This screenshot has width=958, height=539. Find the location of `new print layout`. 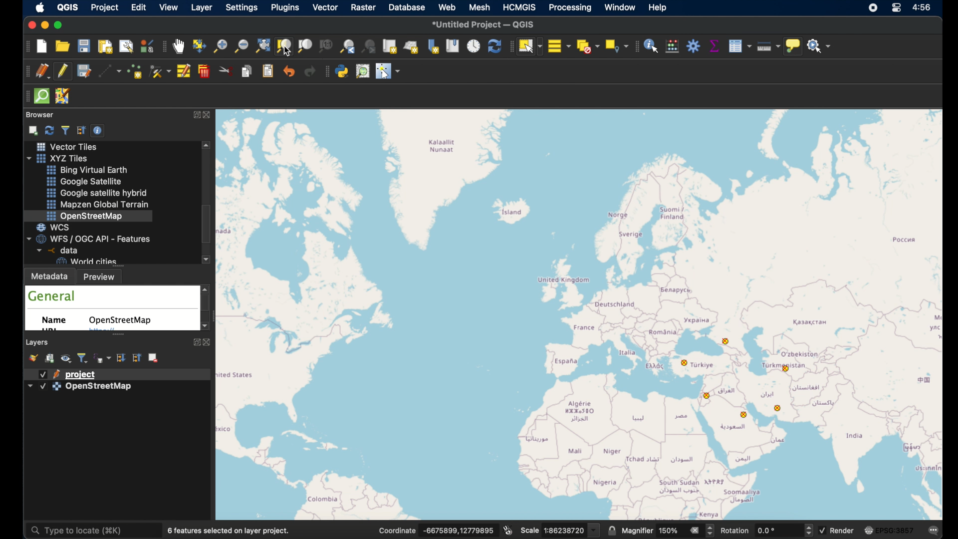

new print layout is located at coordinates (104, 46).